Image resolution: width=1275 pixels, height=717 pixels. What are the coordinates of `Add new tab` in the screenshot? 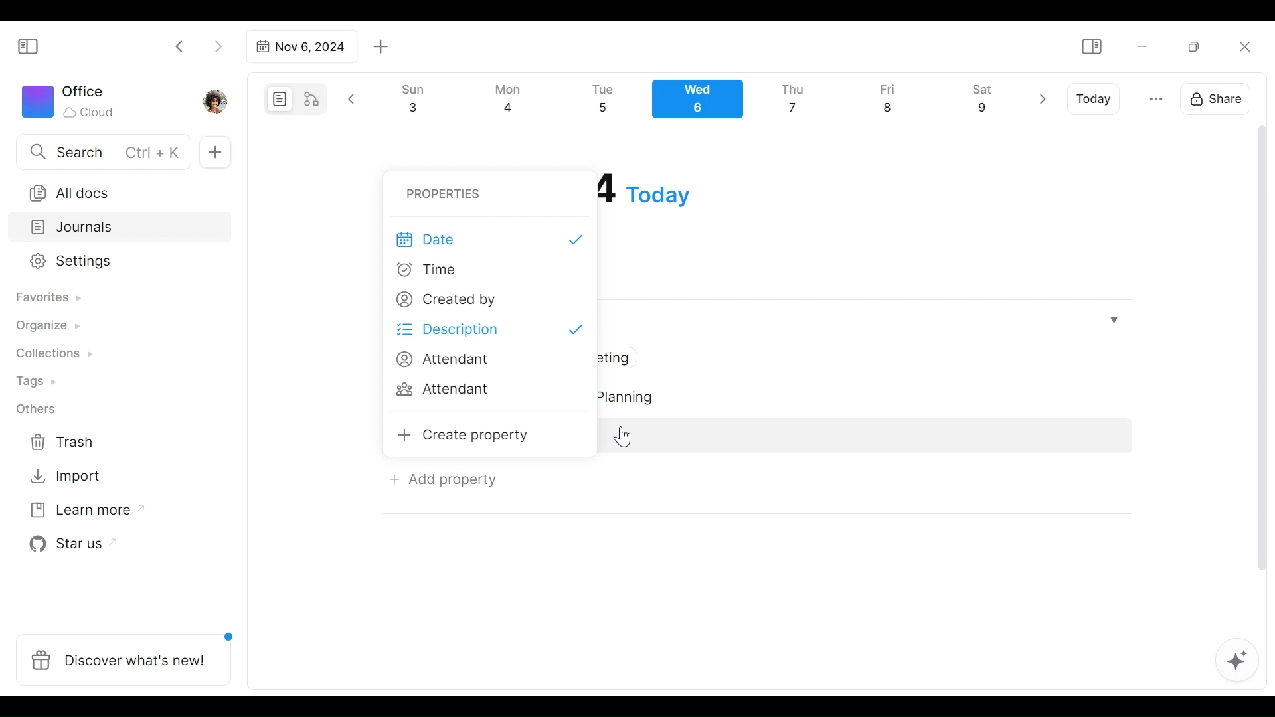 It's located at (381, 47).